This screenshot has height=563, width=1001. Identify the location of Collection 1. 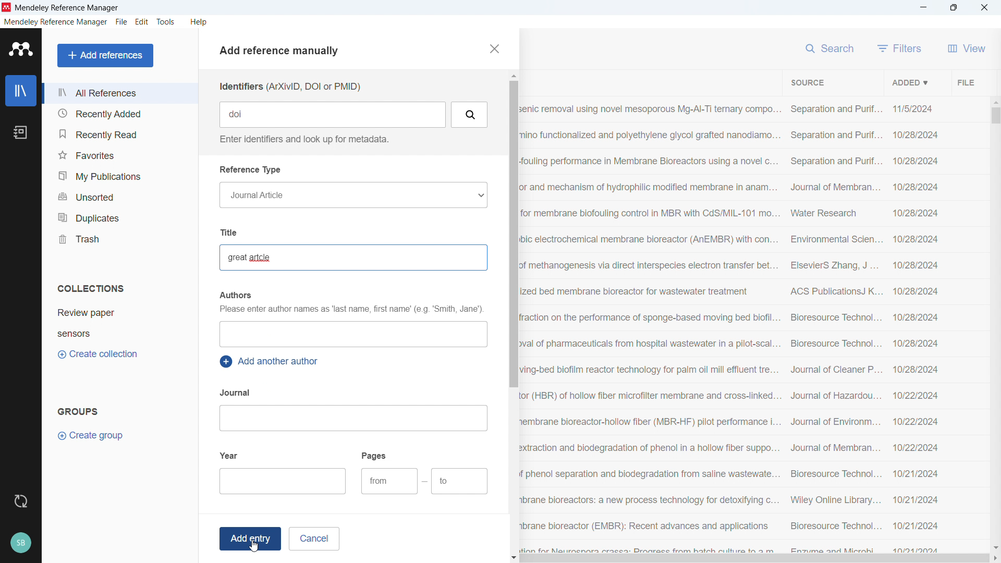
(121, 313).